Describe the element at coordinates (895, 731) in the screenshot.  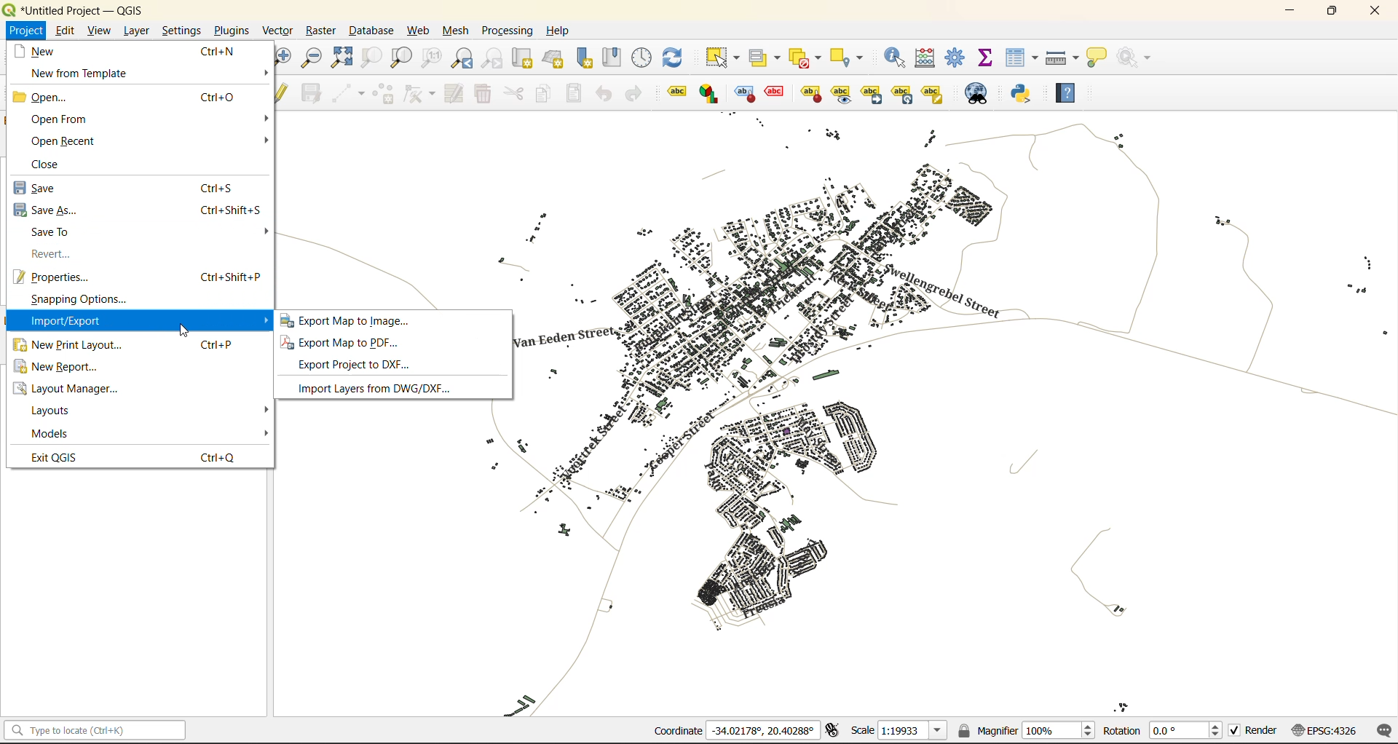
I see `scale` at that location.